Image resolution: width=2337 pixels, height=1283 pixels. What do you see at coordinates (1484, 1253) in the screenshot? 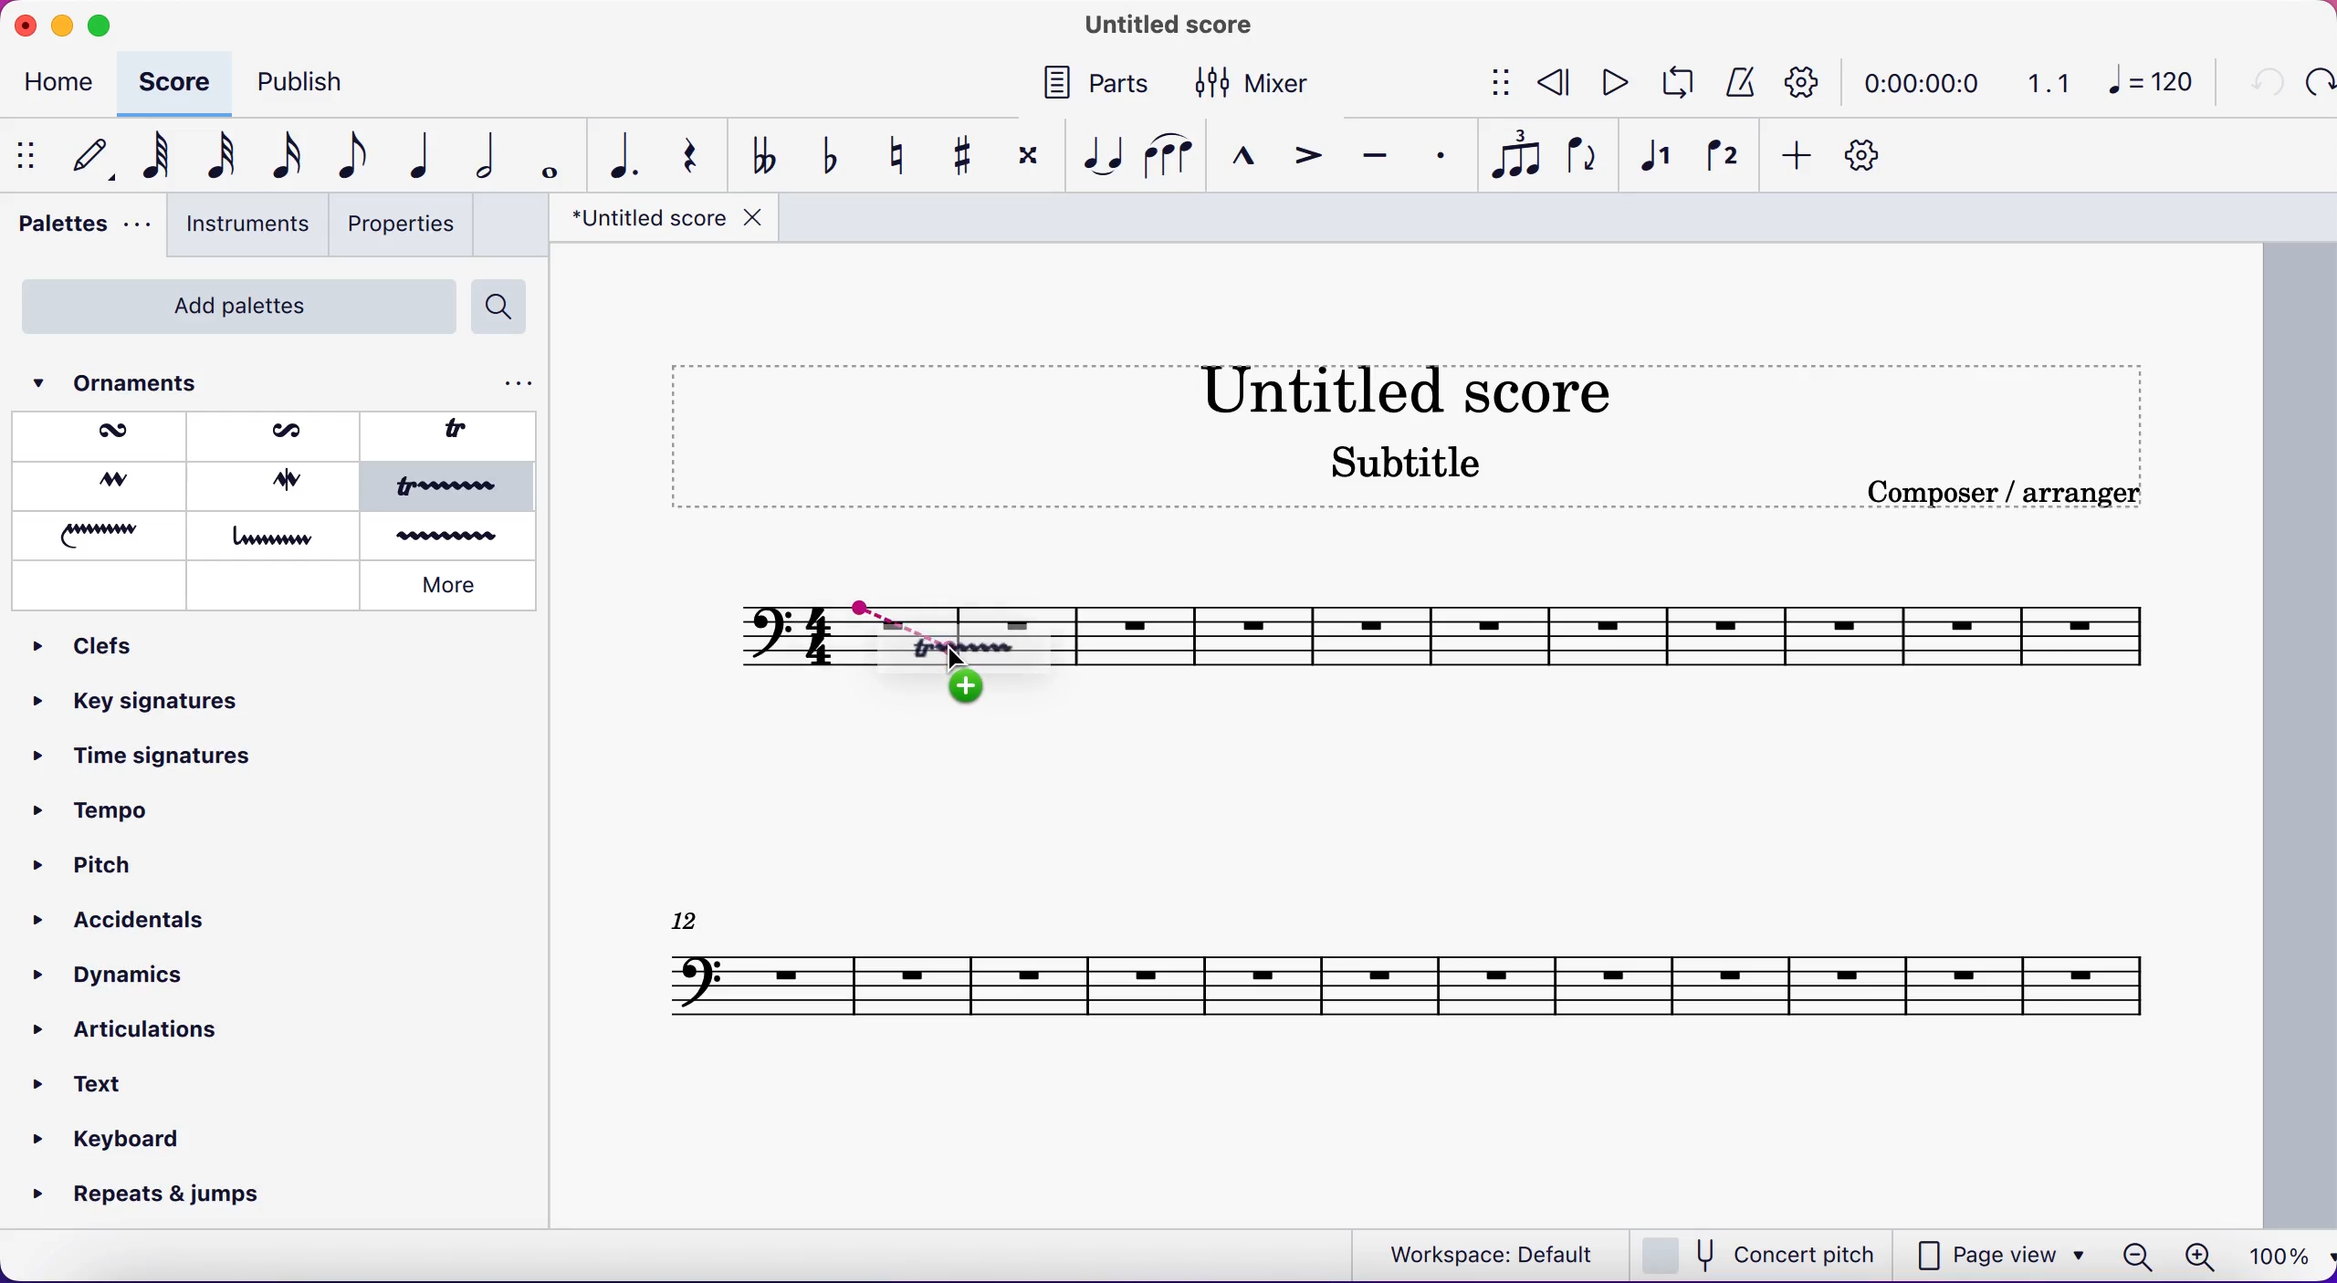
I see `workspace: default` at bounding box center [1484, 1253].